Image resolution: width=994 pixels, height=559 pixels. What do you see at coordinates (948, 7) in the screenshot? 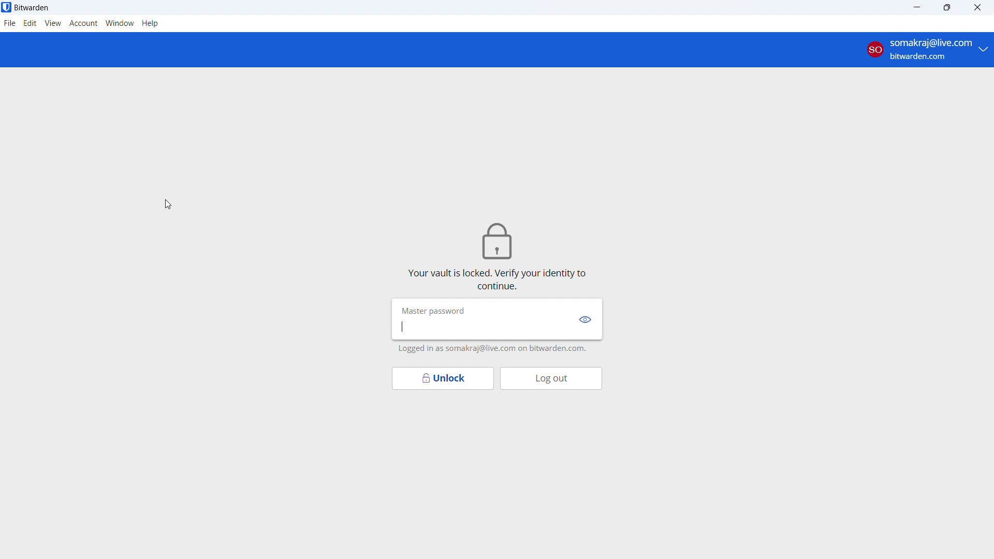
I see `maximize` at bounding box center [948, 7].